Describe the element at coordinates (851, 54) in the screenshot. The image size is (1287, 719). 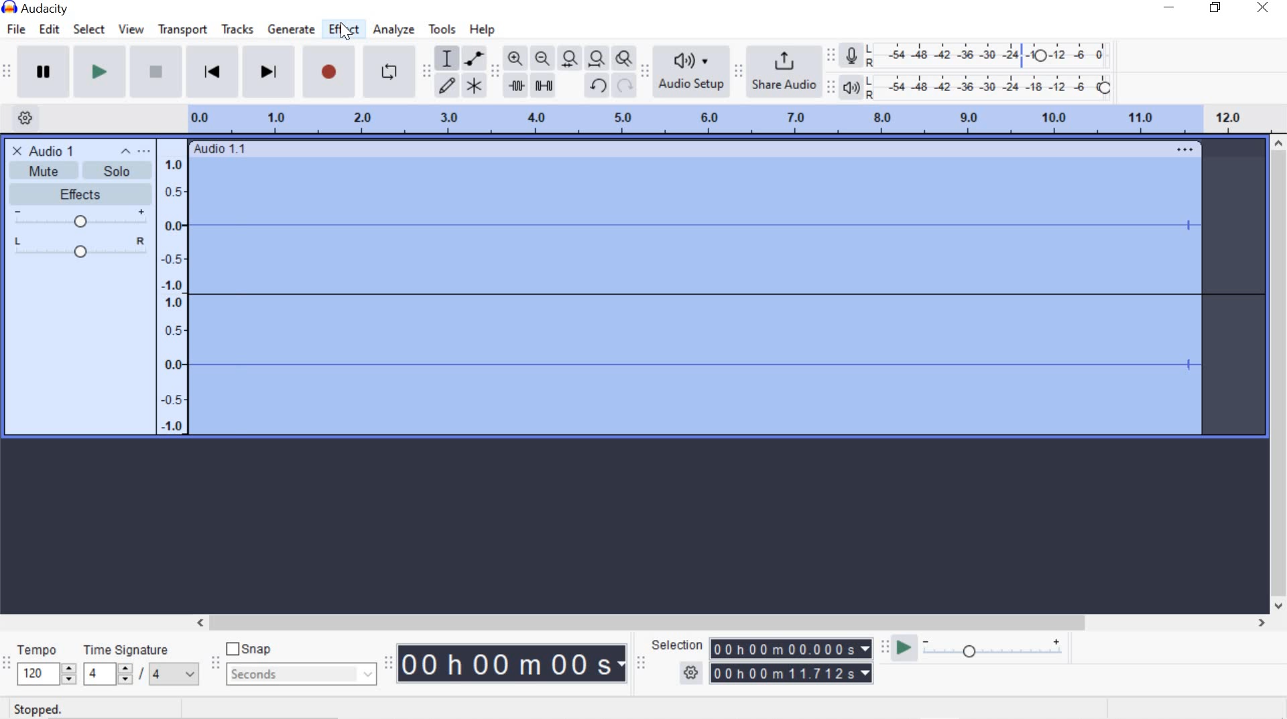
I see `Record meter` at that location.